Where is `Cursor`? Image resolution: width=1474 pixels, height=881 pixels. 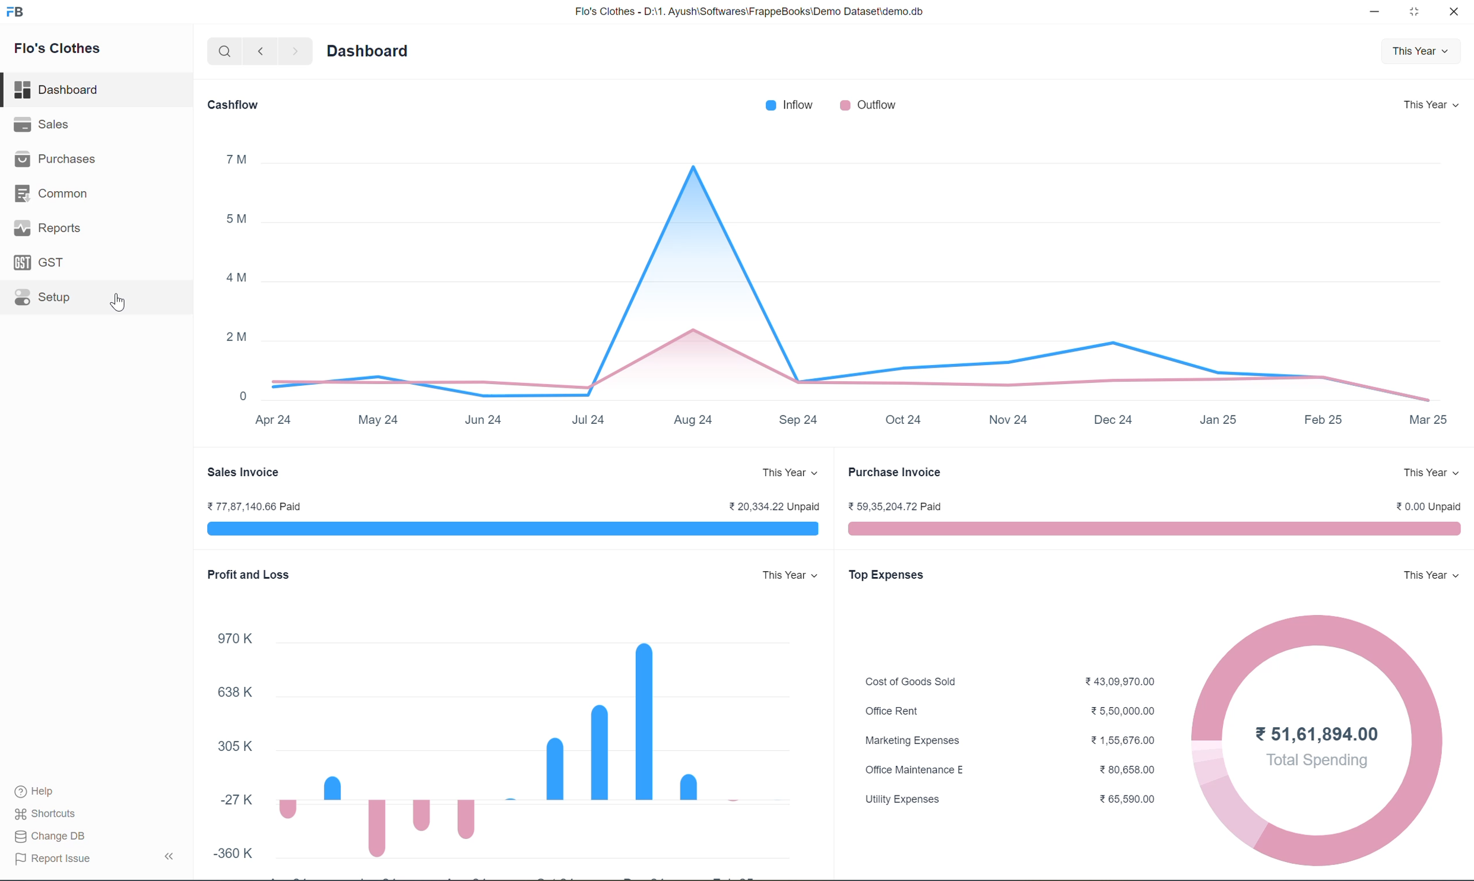 Cursor is located at coordinates (117, 304).